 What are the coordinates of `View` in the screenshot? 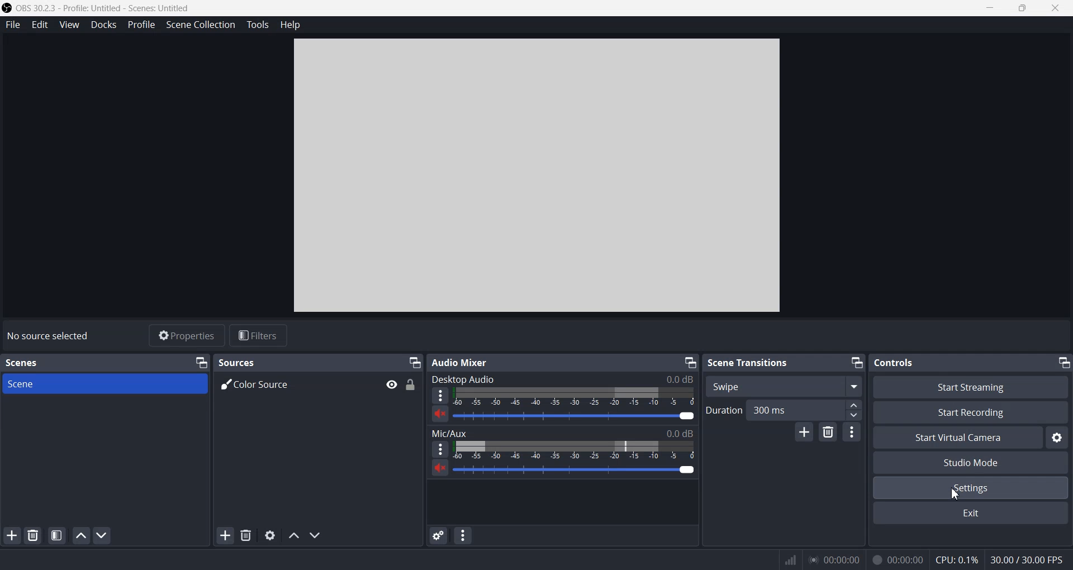 It's located at (69, 24).